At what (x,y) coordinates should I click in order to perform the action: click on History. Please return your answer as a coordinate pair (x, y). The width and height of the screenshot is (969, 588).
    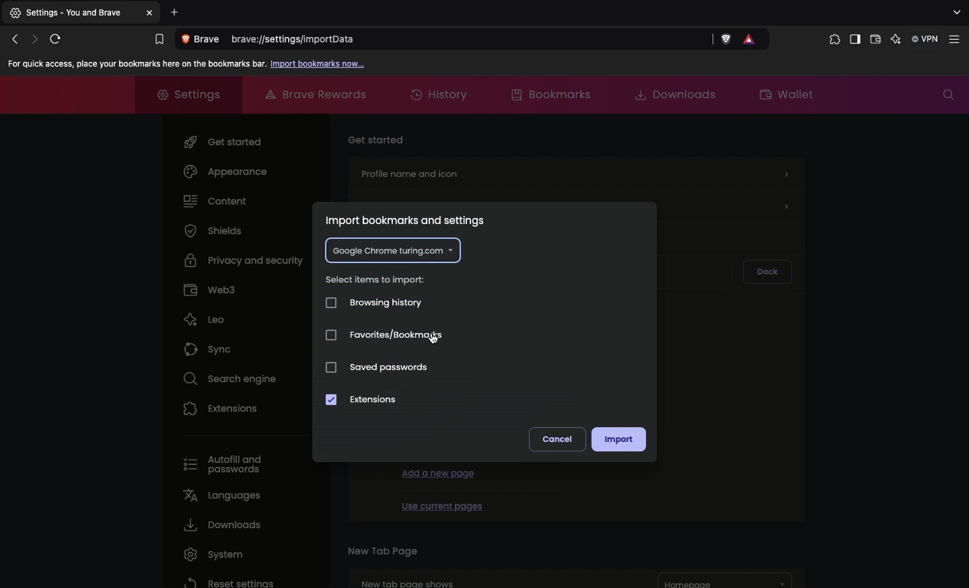
    Looking at the image, I should click on (441, 96).